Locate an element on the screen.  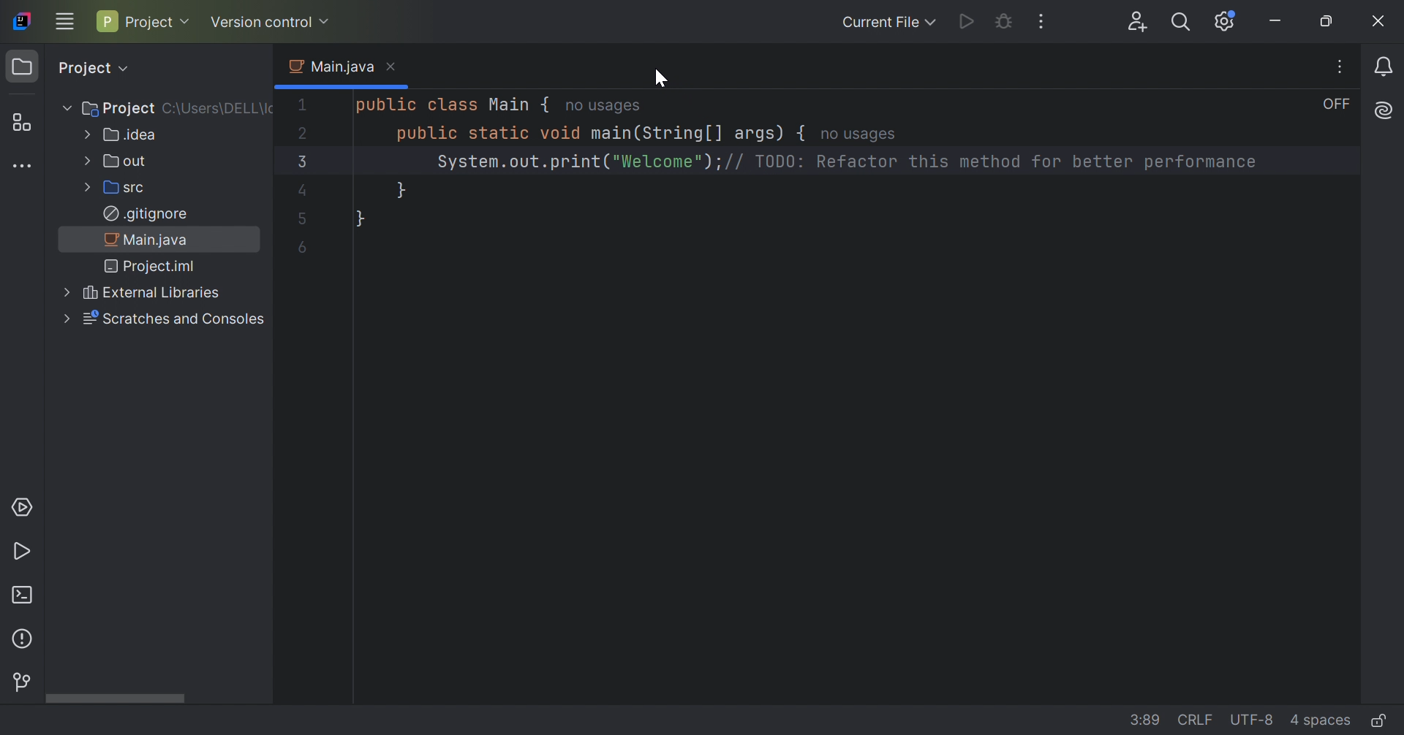
Project.iml is located at coordinates (151, 268).